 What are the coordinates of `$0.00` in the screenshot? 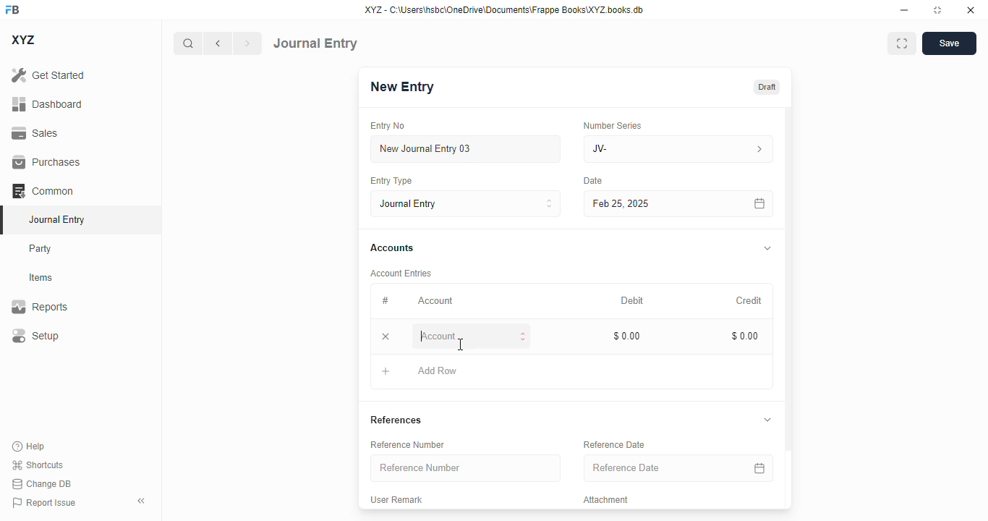 It's located at (628, 336).